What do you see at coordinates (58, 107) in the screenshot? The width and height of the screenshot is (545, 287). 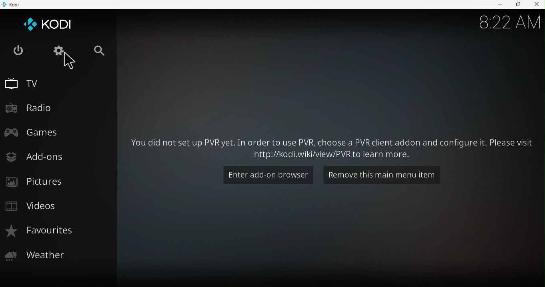 I see `Radio` at bounding box center [58, 107].